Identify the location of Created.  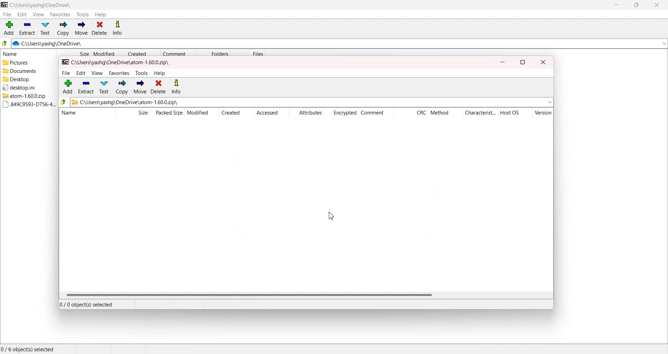
(237, 113).